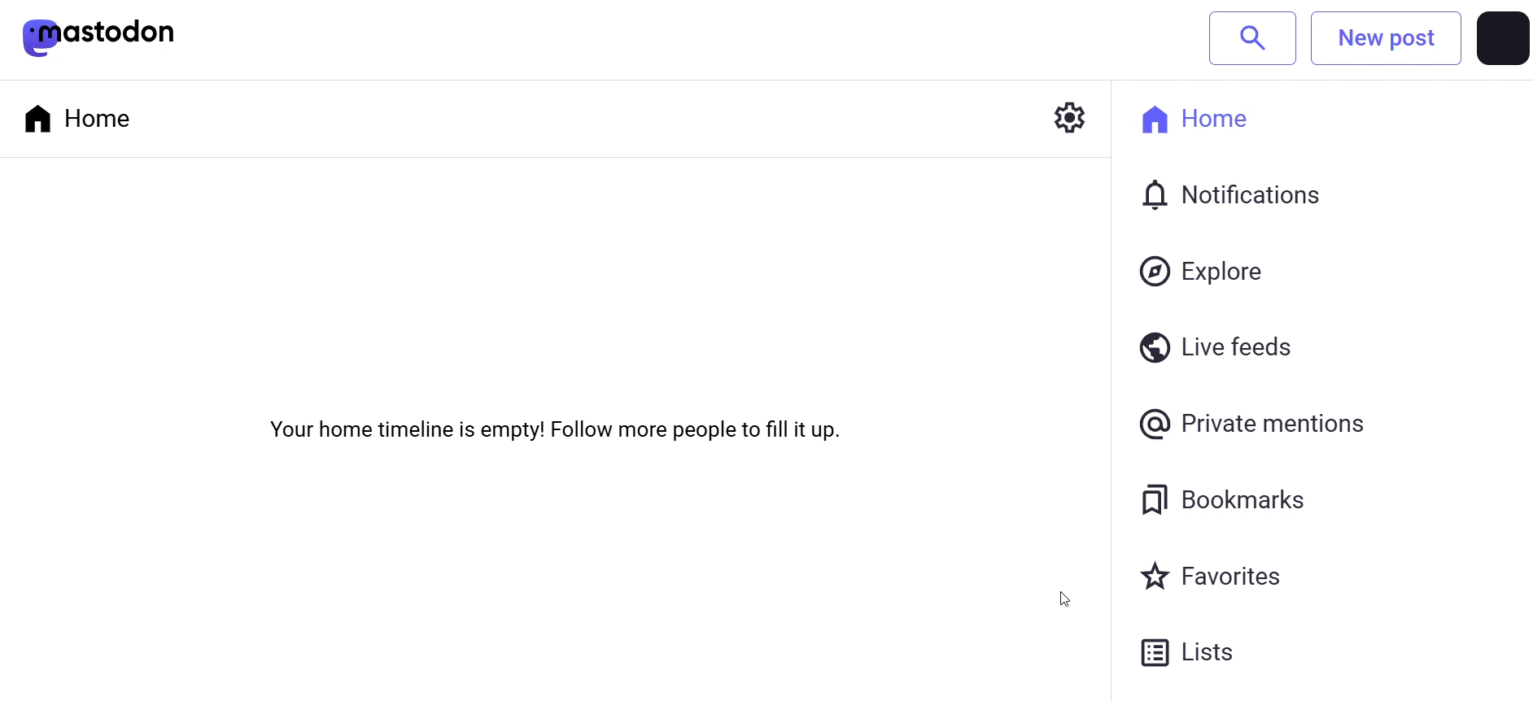 Image resolution: width=1533 pixels, height=701 pixels. I want to click on home , so click(1202, 120).